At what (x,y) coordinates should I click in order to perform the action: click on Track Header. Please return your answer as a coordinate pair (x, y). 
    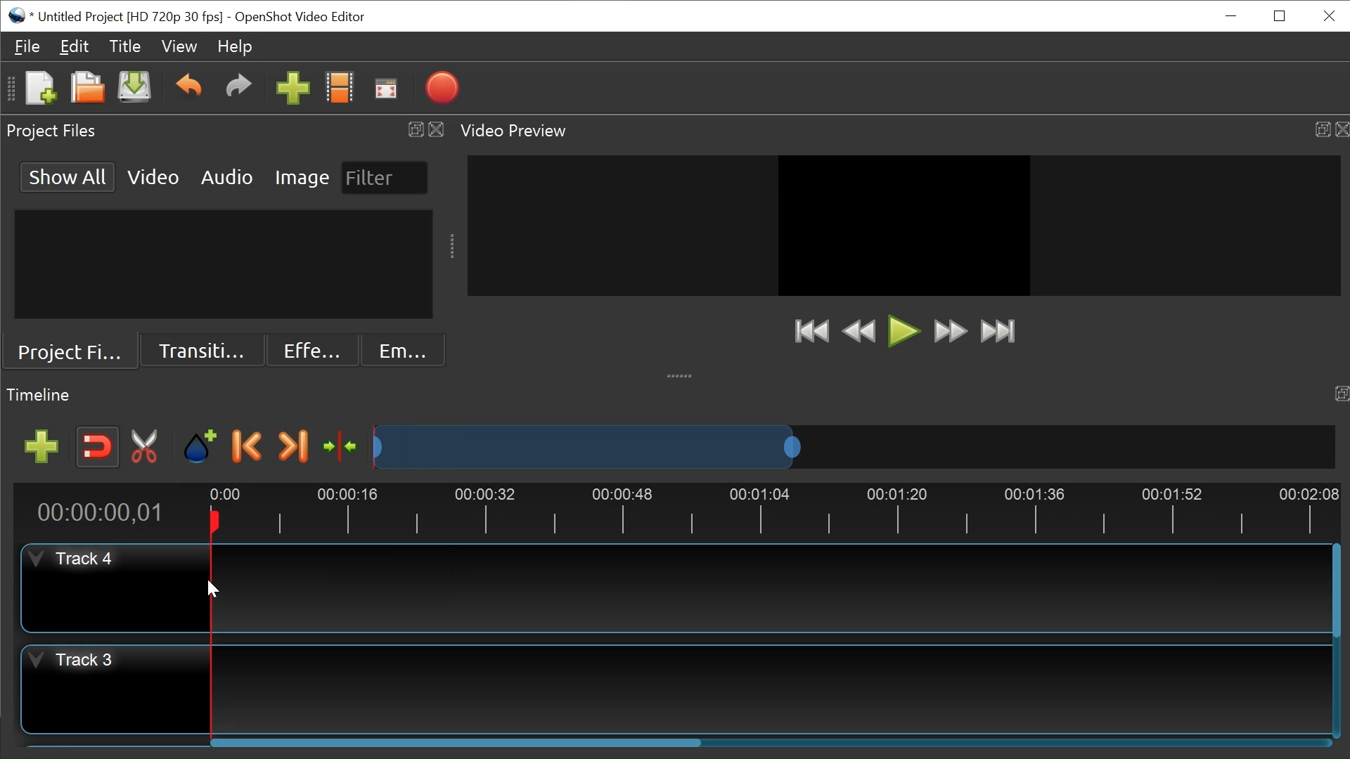
    Looking at the image, I should click on (113, 588).